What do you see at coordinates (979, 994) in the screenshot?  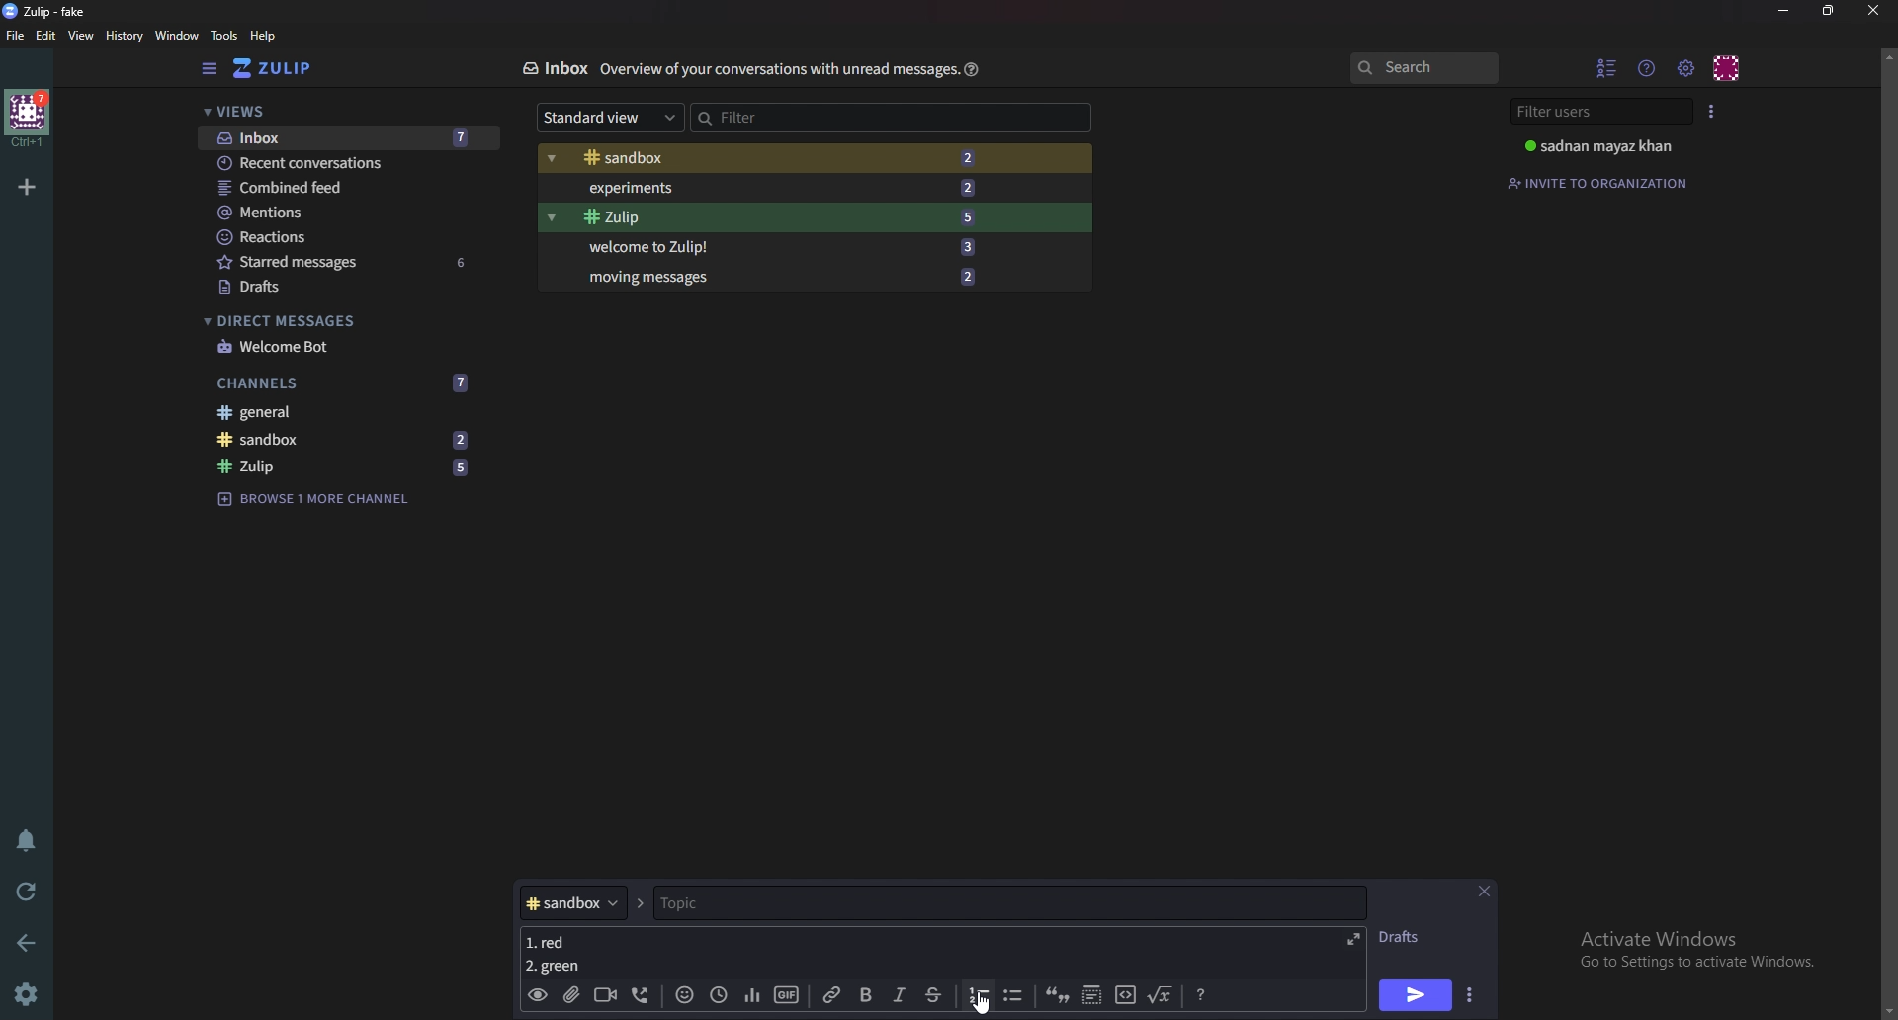 I see `number list` at bounding box center [979, 994].